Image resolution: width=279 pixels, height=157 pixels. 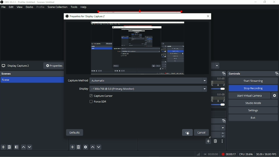 What do you see at coordinates (82, 89) in the screenshot?
I see `Display` at bounding box center [82, 89].